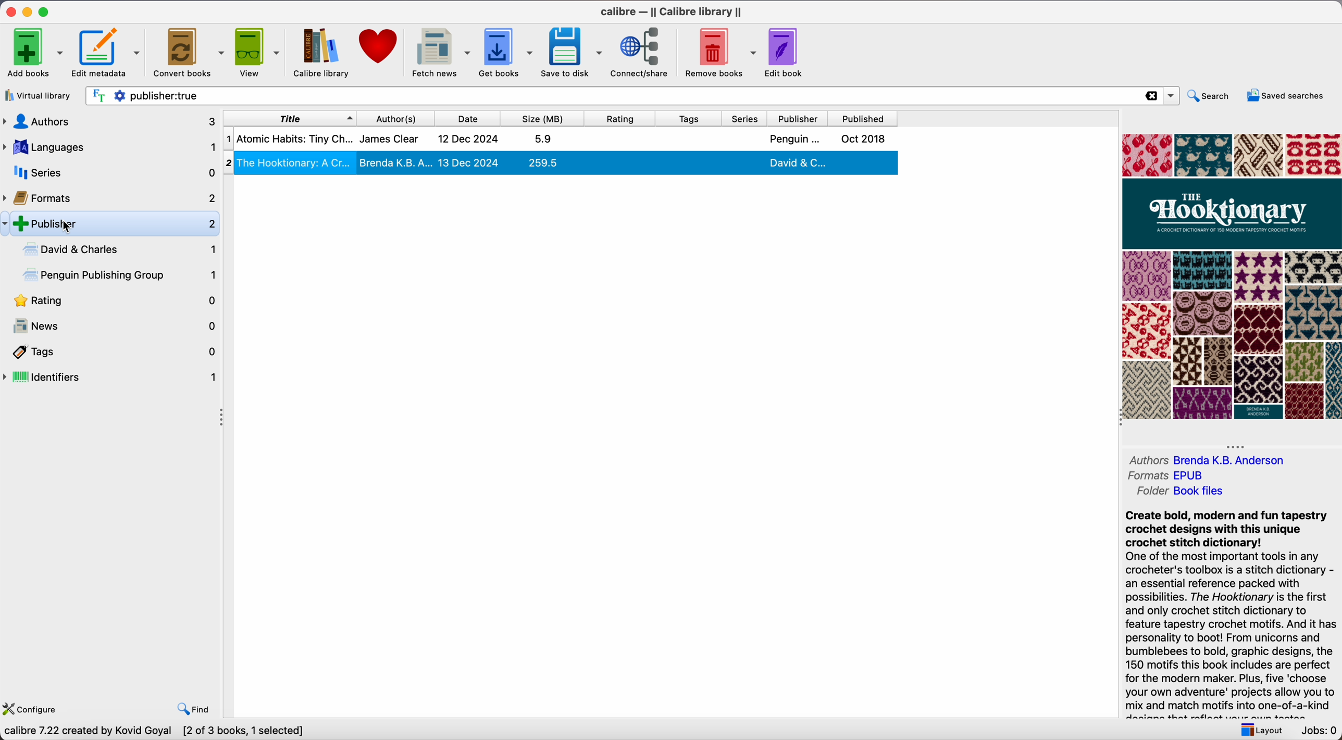 The height and width of the screenshot is (740, 1342). I want to click on author(s), so click(400, 118).